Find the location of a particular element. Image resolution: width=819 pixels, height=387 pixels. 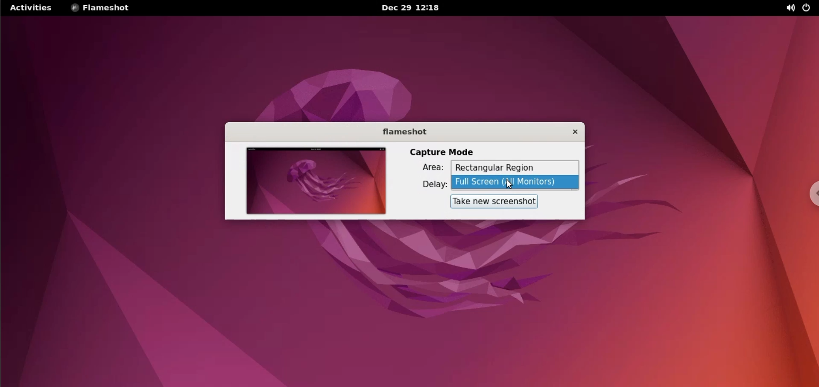

delay label is located at coordinates (431, 185).